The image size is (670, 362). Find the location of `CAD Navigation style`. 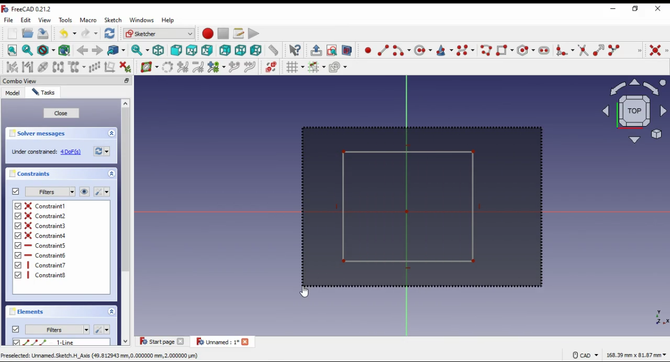

CAD Navigation style is located at coordinates (585, 355).